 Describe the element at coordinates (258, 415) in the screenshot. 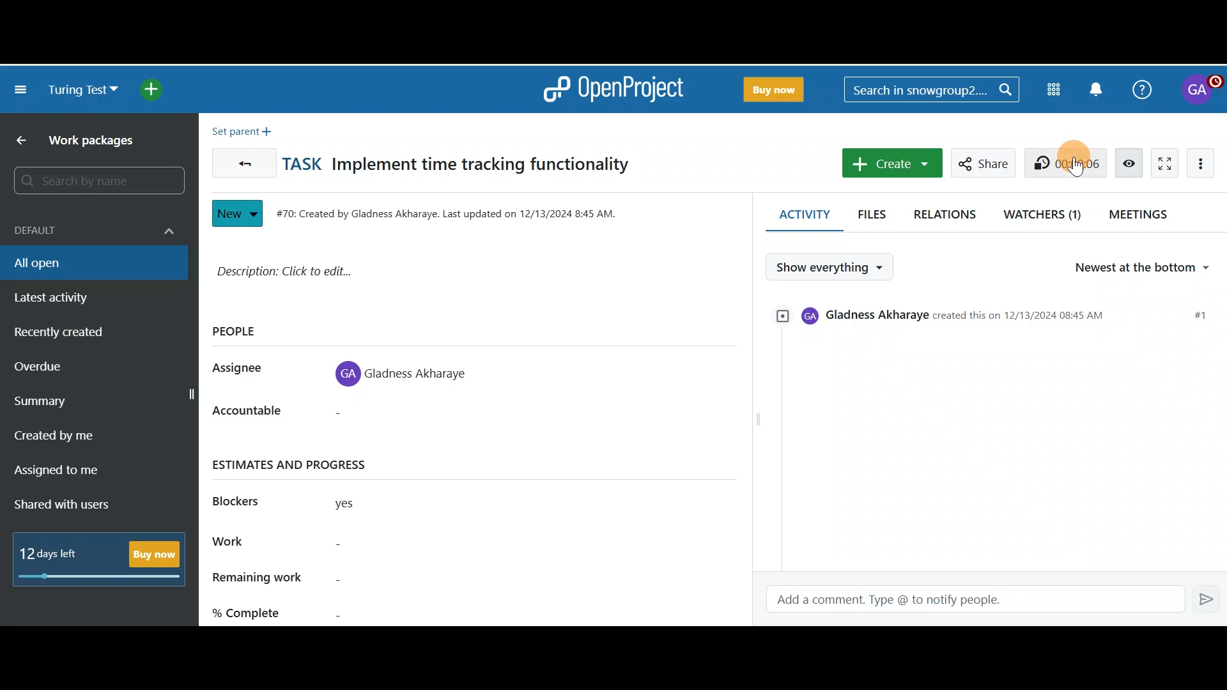

I see `Accountable` at that location.